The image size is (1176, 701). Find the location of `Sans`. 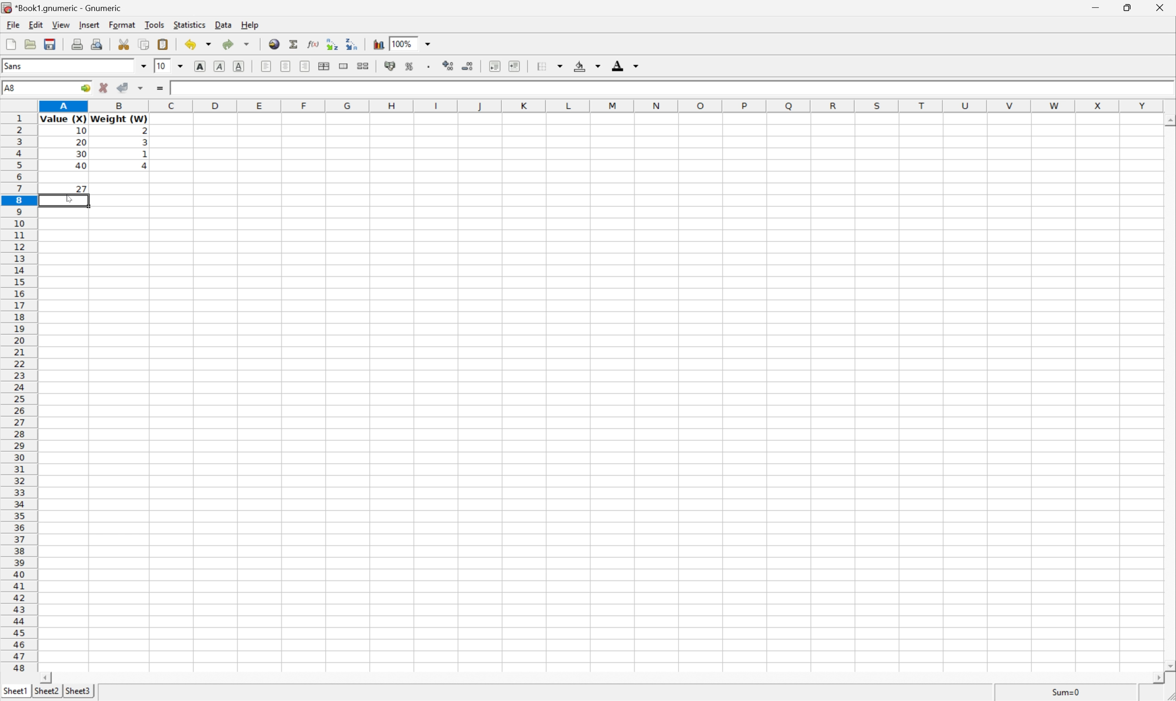

Sans is located at coordinates (14, 64).